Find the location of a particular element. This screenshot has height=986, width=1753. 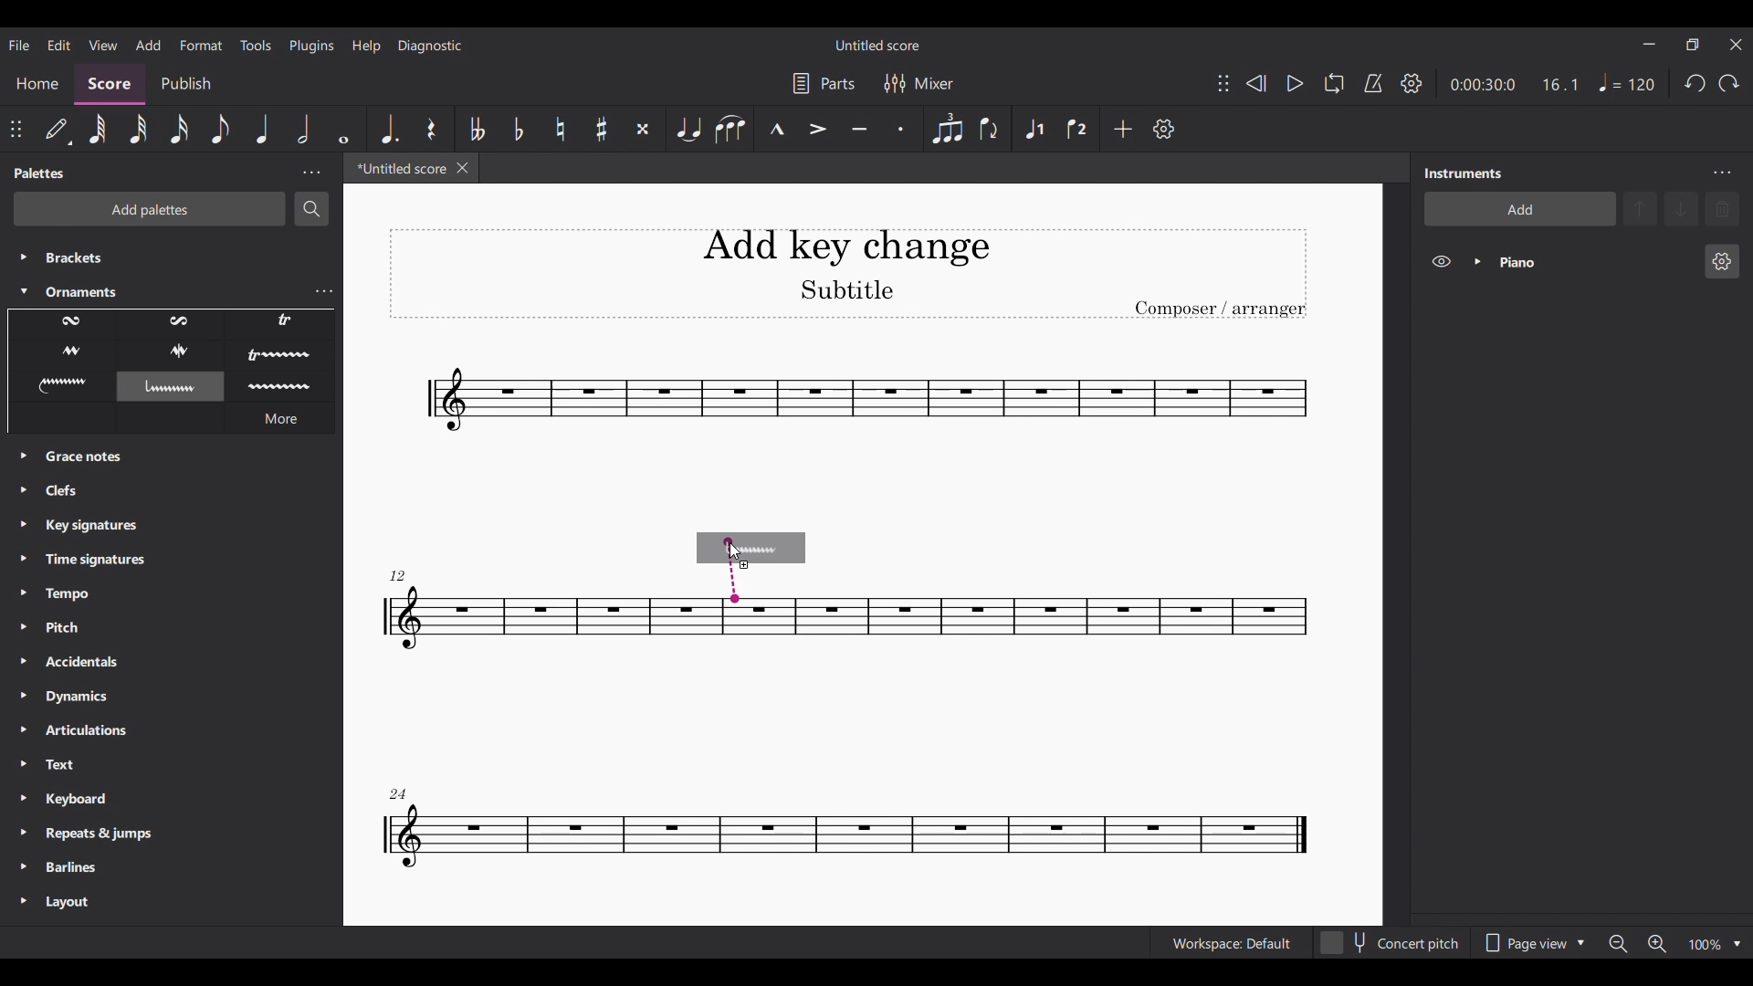

8th note is located at coordinates (220, 129).